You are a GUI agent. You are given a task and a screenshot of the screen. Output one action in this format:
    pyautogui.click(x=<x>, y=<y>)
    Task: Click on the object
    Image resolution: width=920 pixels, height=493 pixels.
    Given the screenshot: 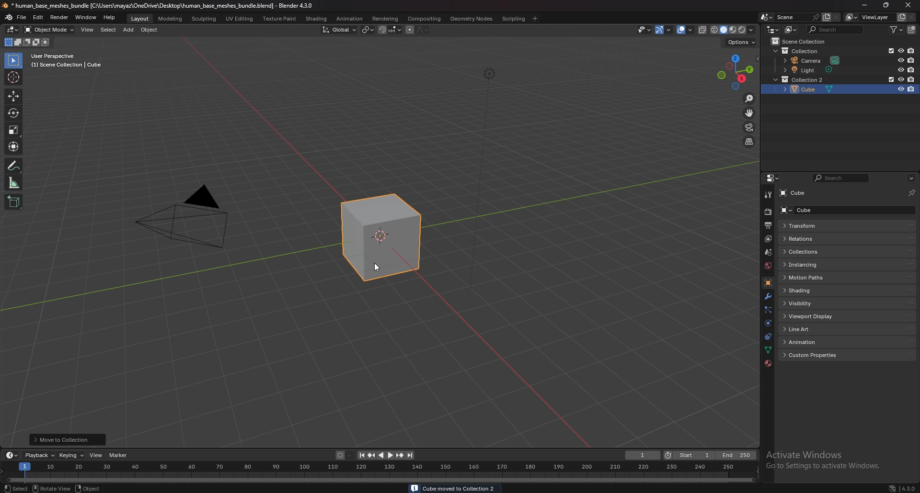 What is the action you would take?
    pyautogui.click(x=768, y=283)
    